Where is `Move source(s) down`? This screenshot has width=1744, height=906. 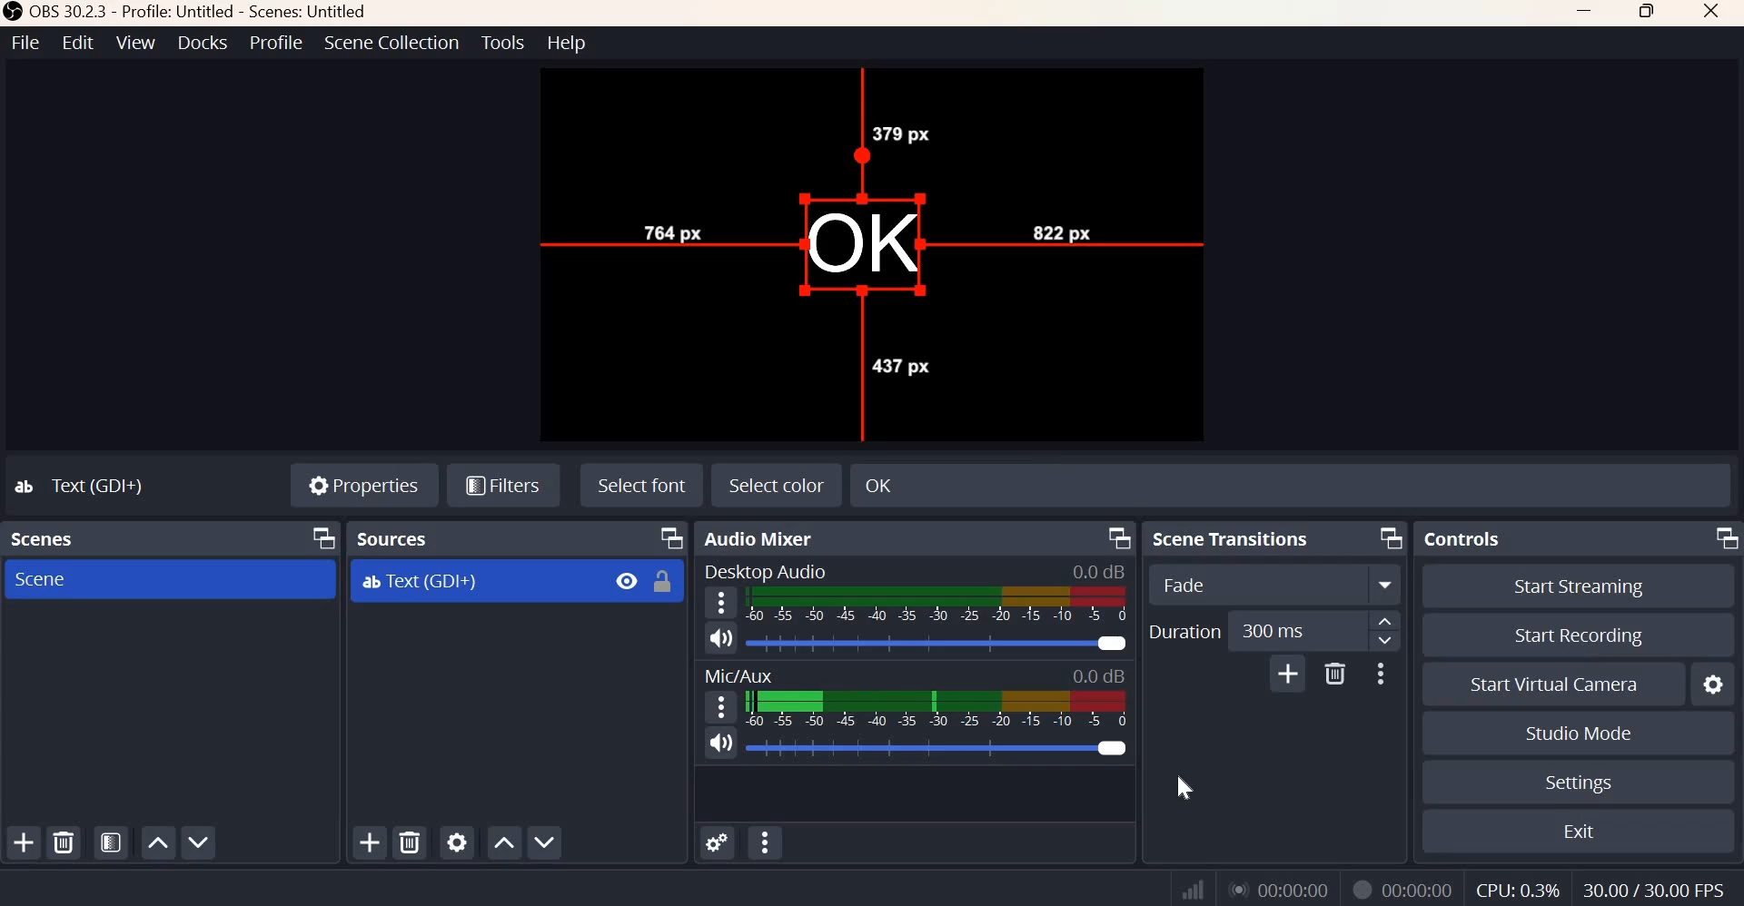
Move source(s) down is located at coordinates (543, 842).